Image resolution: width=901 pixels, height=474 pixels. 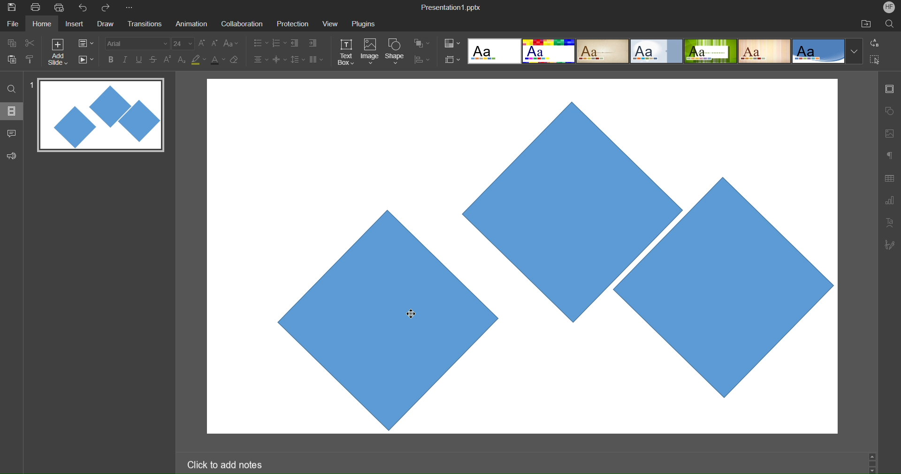 I want to click on Format painter, so click(x=31, y=59).